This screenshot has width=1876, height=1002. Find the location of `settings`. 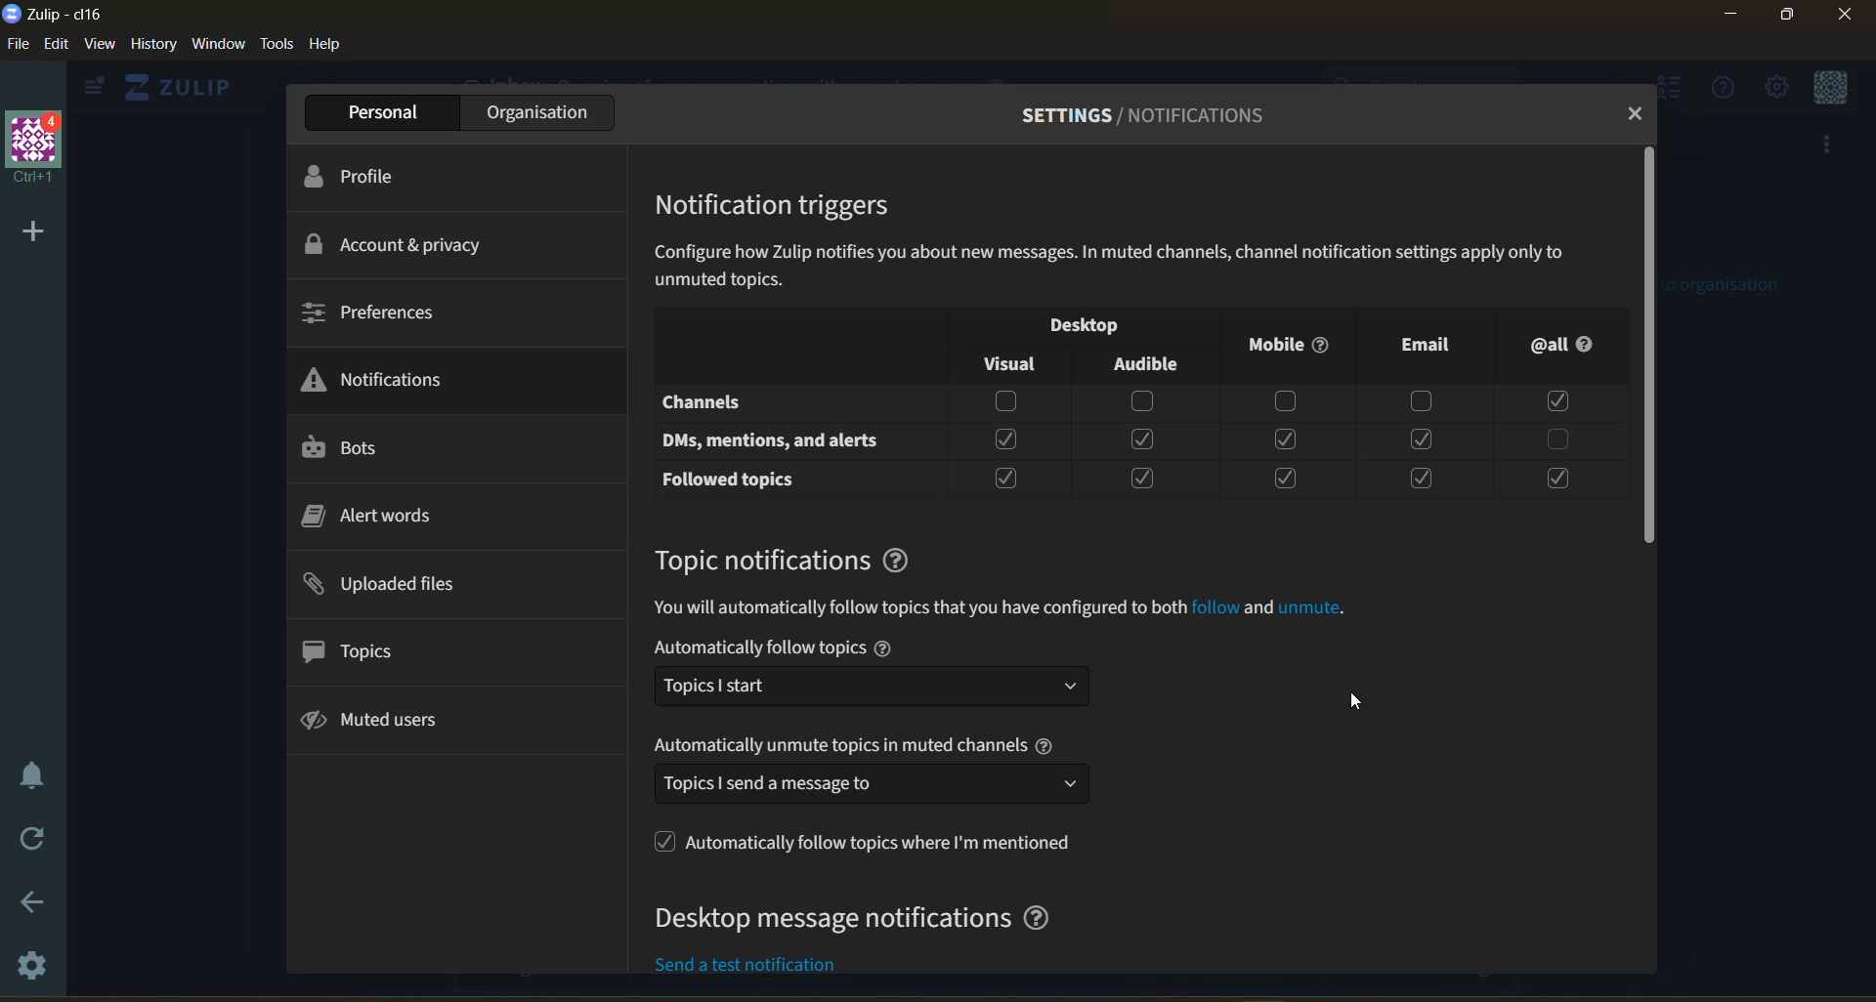

settings is located at coordinates (33, 972).